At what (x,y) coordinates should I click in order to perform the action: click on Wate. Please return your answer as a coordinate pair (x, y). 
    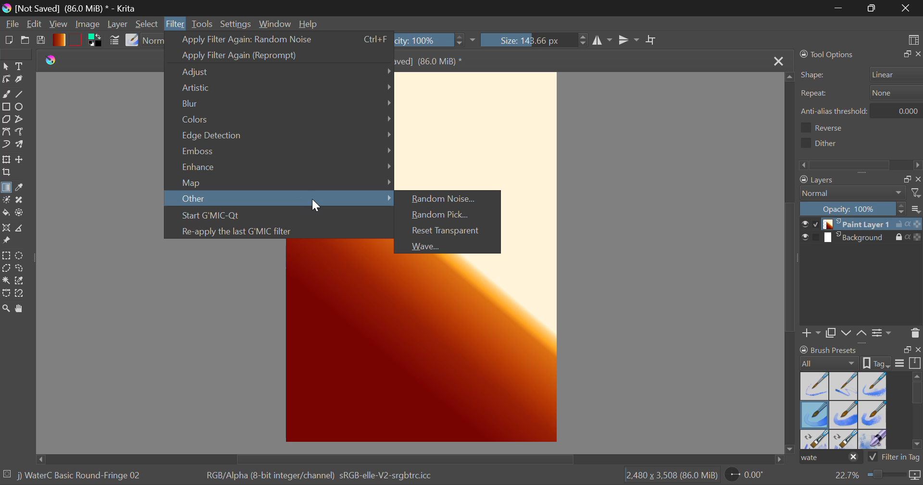
    Looking at the image, I should click on (831, 459).